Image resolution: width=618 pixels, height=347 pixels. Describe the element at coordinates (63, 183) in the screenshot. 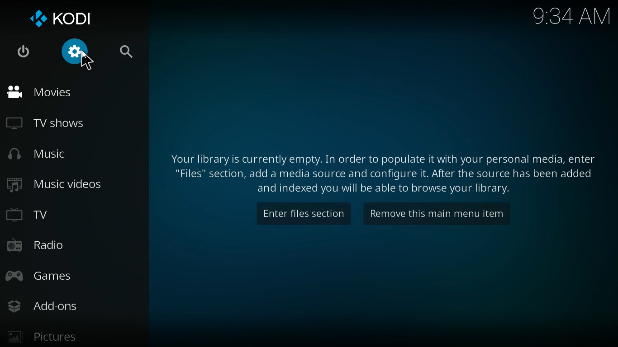

I see `music videos` at that location.